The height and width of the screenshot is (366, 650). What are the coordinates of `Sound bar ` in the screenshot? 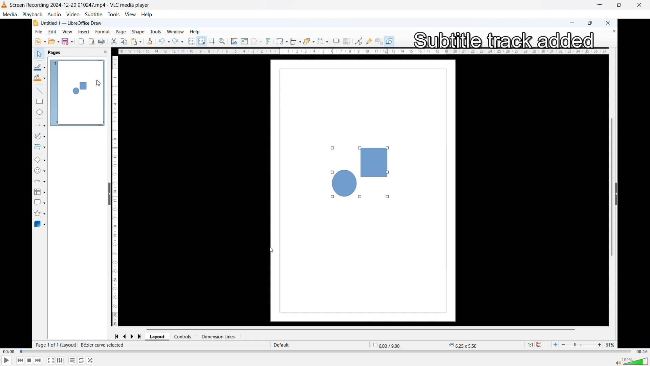 It's located at (631, 361).